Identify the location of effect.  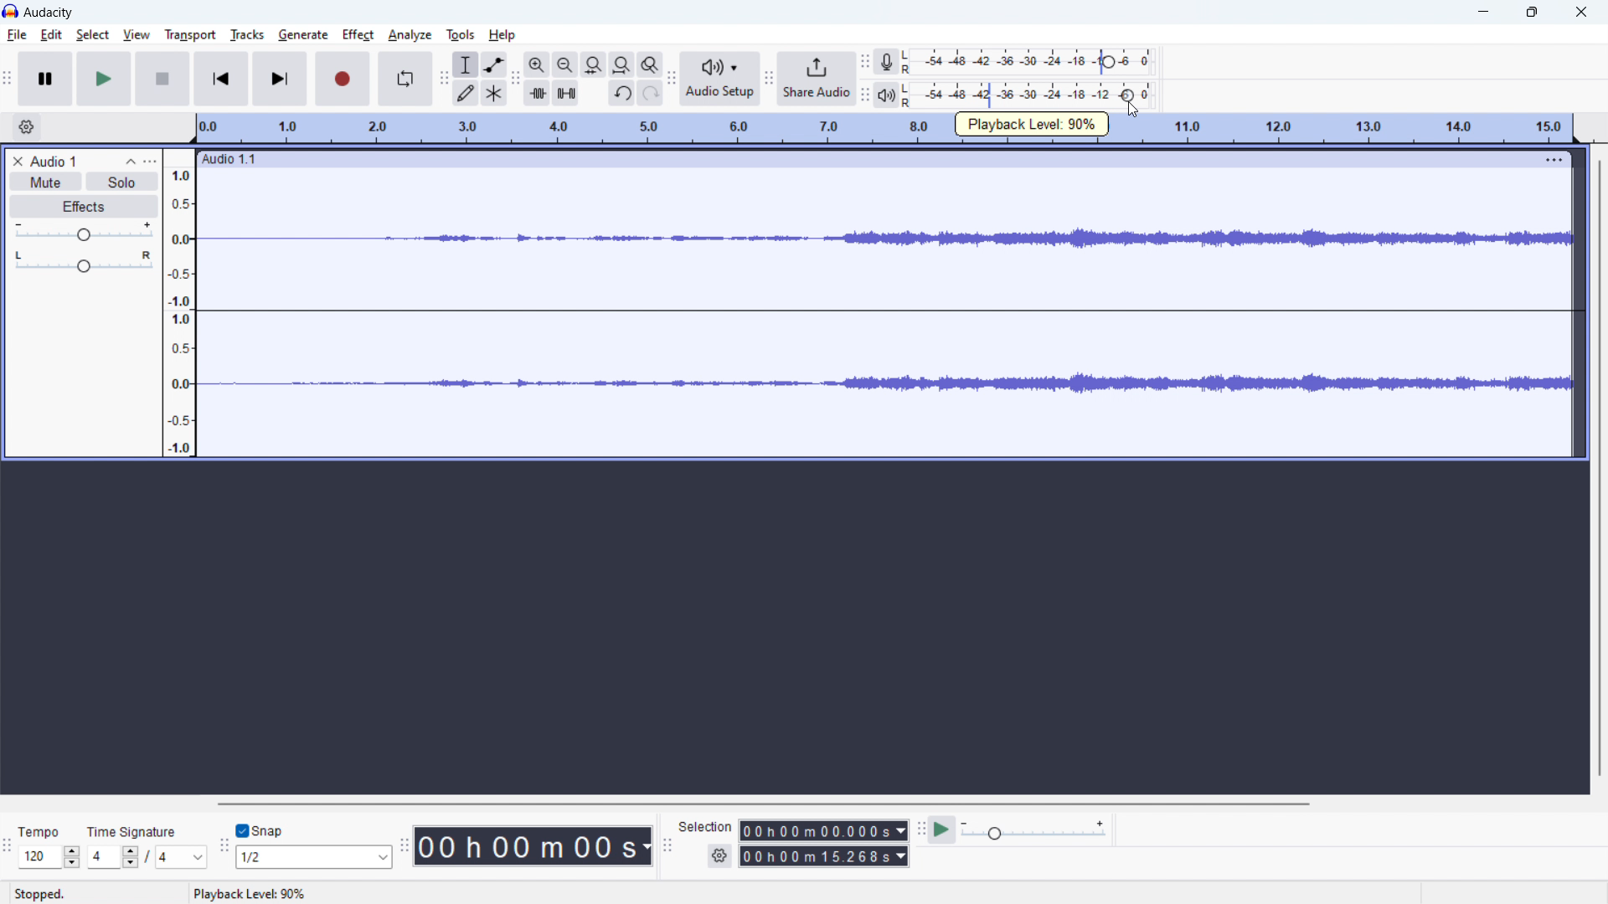
(358, 35).